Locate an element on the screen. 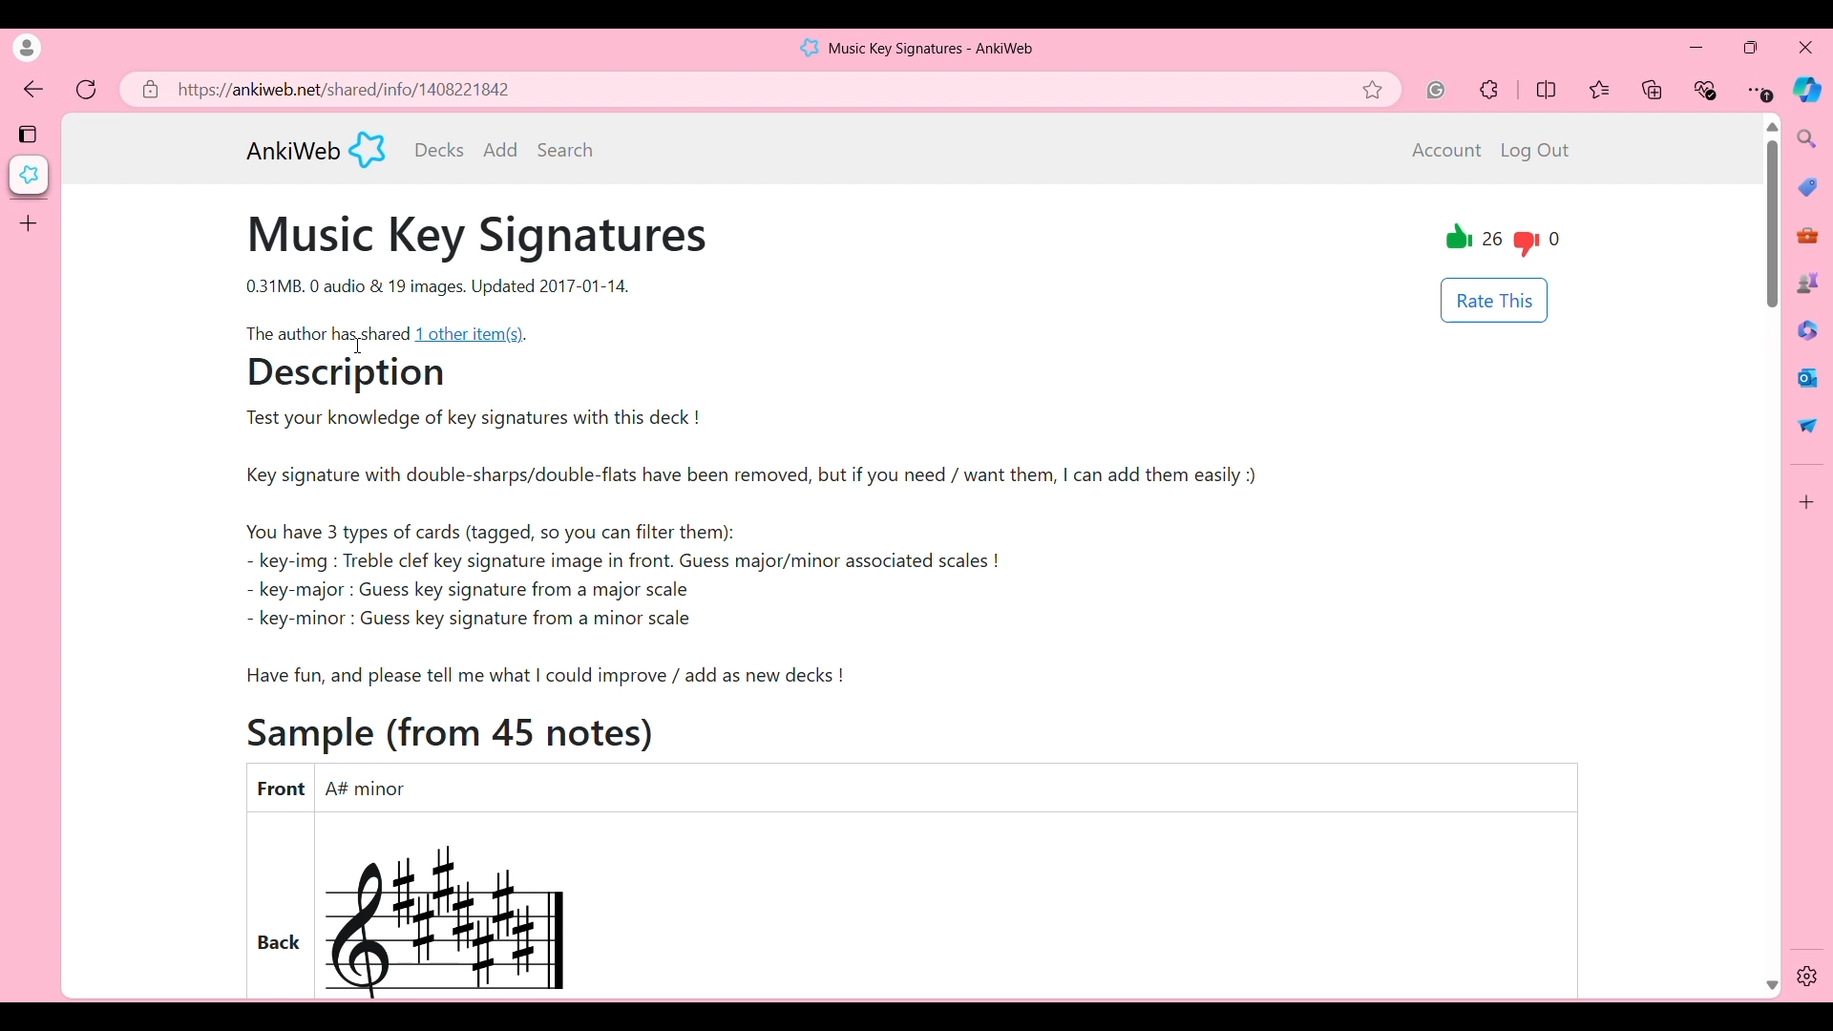  Add is located at coordinates (501, 149).